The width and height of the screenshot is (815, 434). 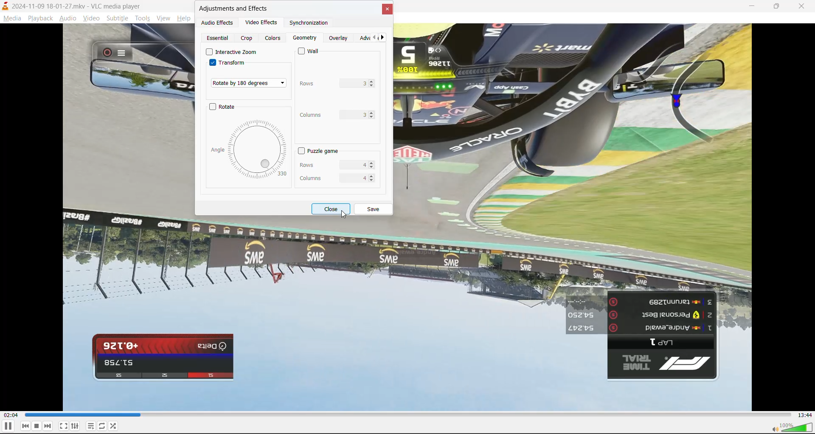 What do you see at coordinates (248, 39) in the screenshot?
I see `crop` at bounding box center [248, 39].